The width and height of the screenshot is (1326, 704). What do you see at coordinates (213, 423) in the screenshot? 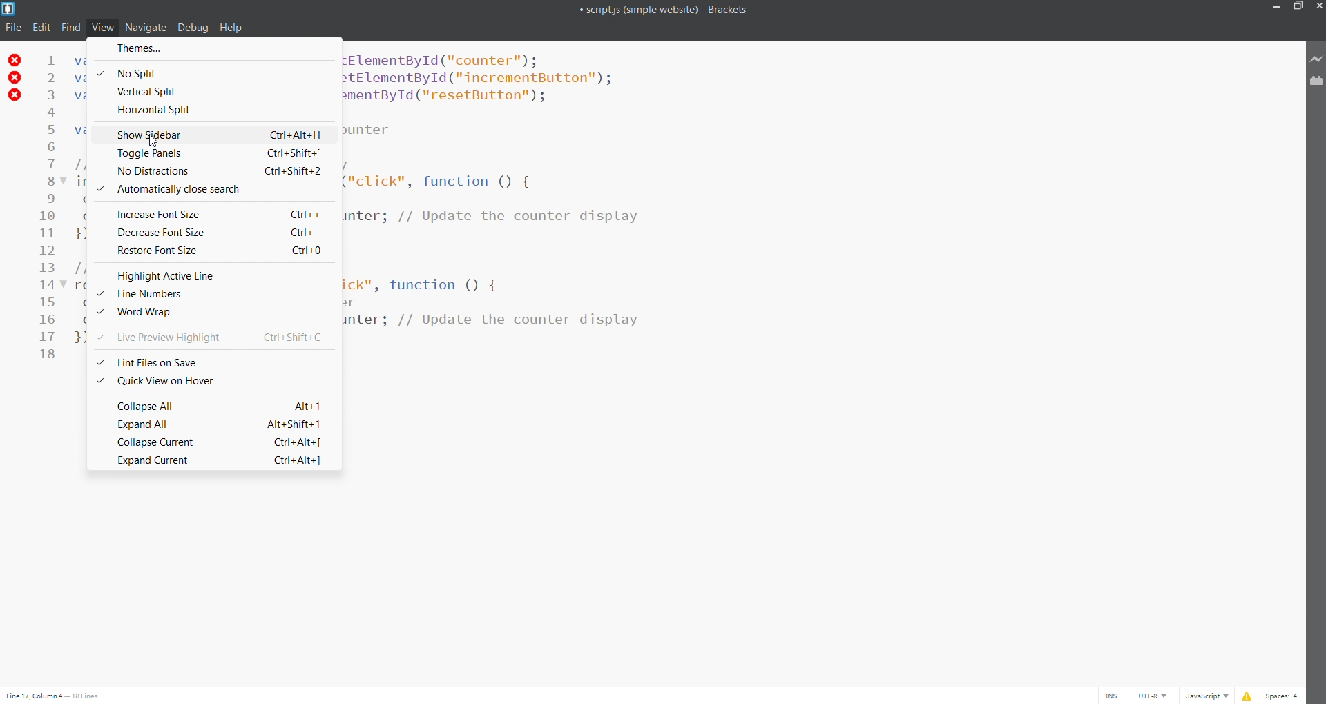
I see `expand all` at bounding box center [213, 423].